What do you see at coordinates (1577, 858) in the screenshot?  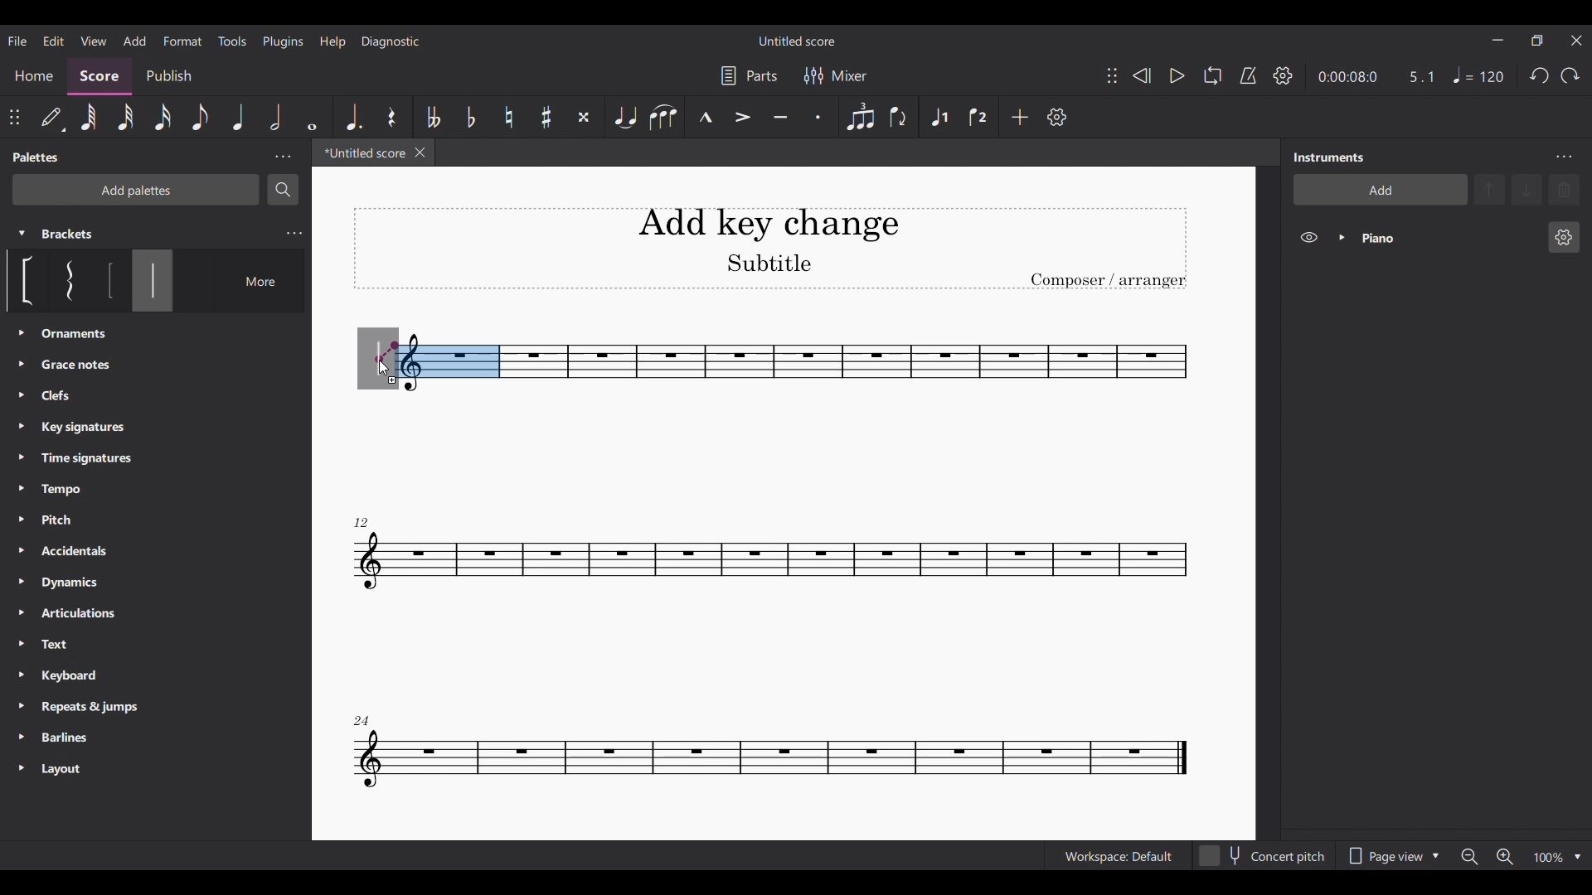 I see `Zoom options` at bounding box center [1577, 858].